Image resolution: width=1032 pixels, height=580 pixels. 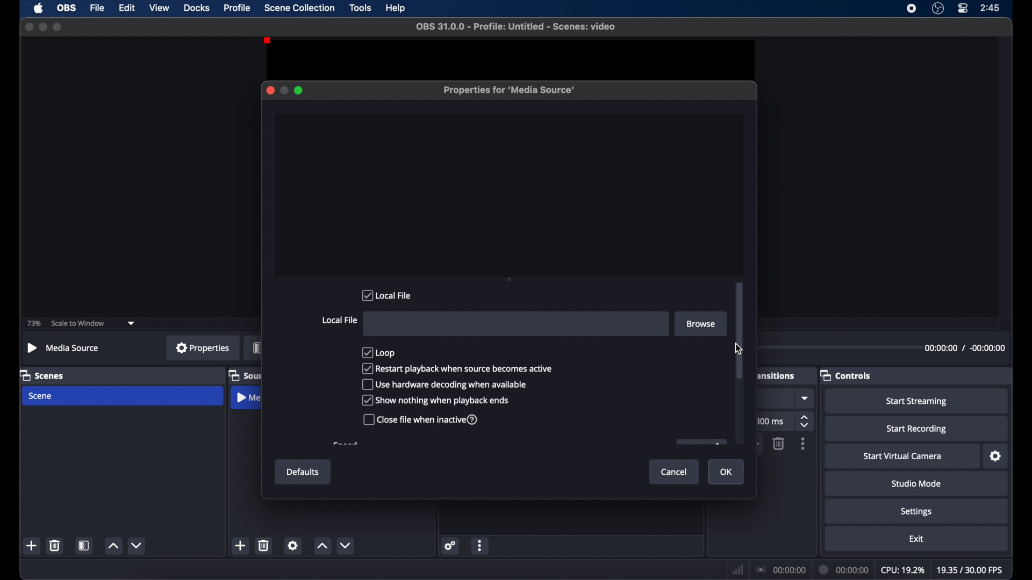 What do you see at coordinates (42, 375) in the screenshot?
I see `scenes` at bounding box center [42, 375].